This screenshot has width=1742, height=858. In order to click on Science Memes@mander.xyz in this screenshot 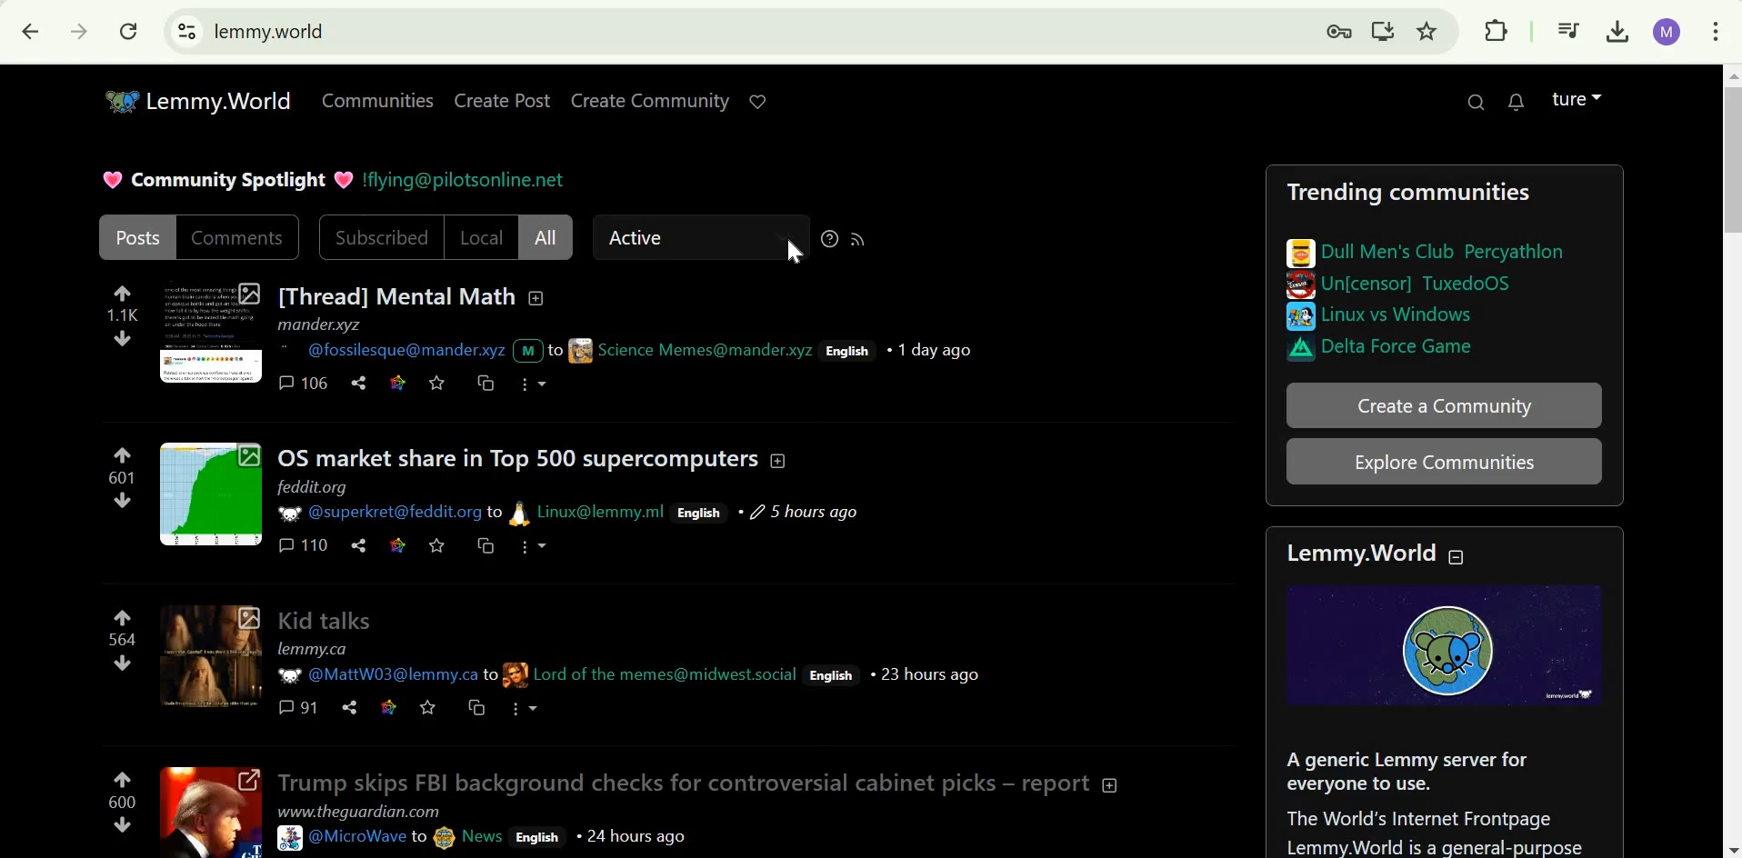, I will do `click(706, 349)`.